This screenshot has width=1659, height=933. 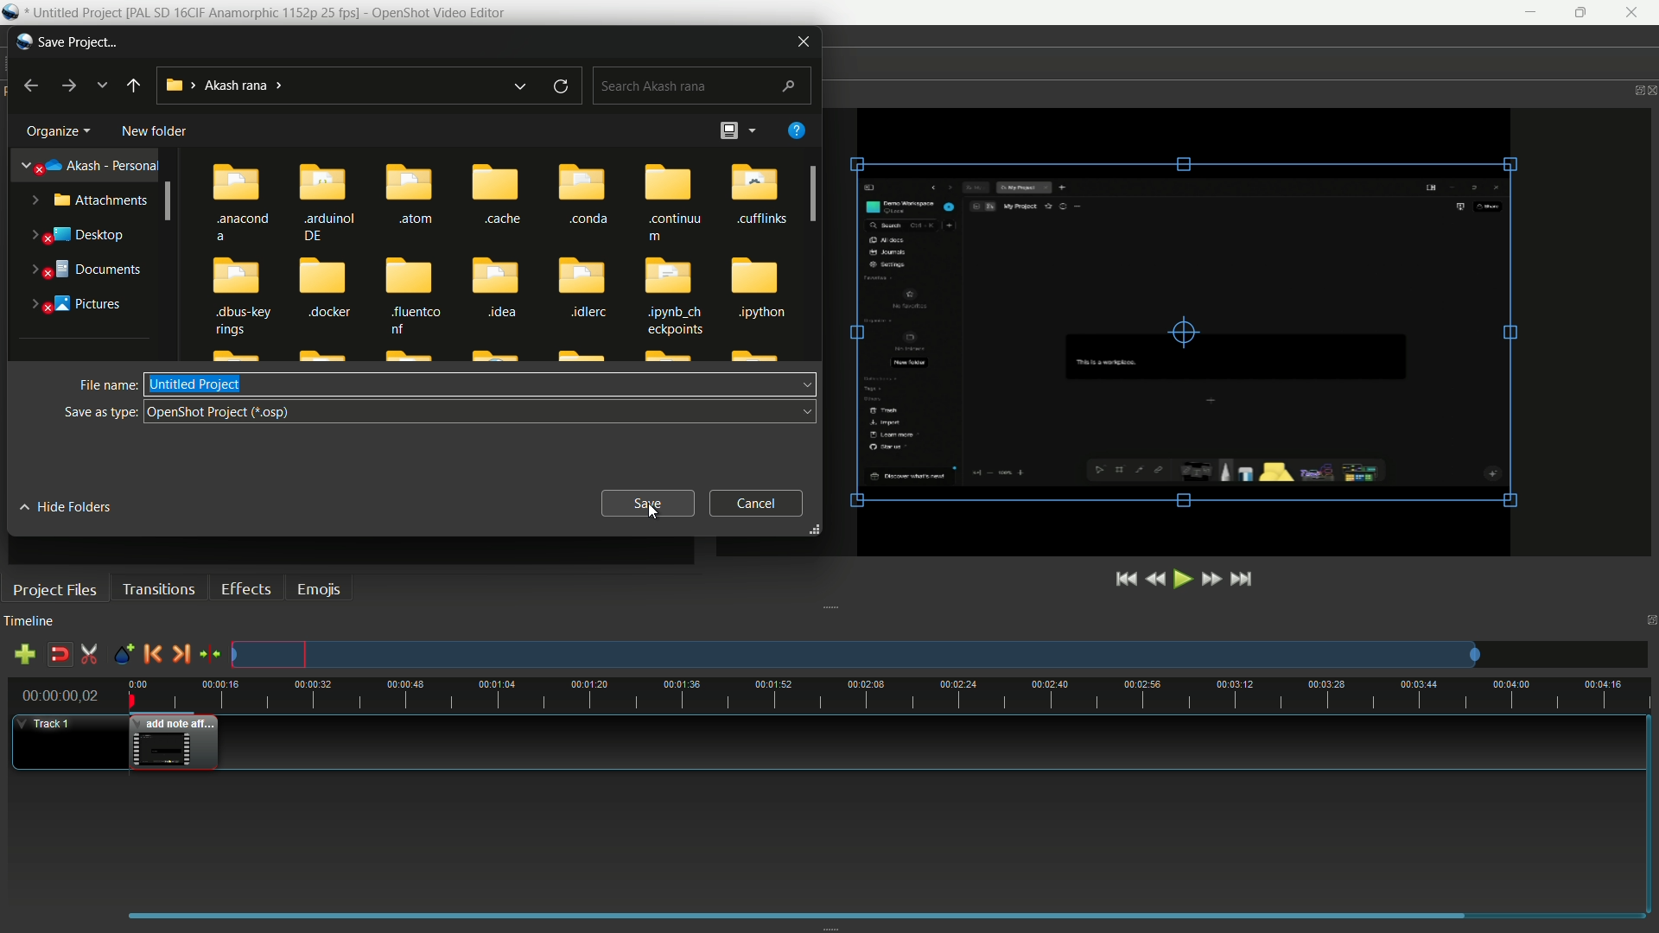 What do you see at coordinates (728, 130) in the screenshot?
I see `change layout` at bounding box center [728, 130].